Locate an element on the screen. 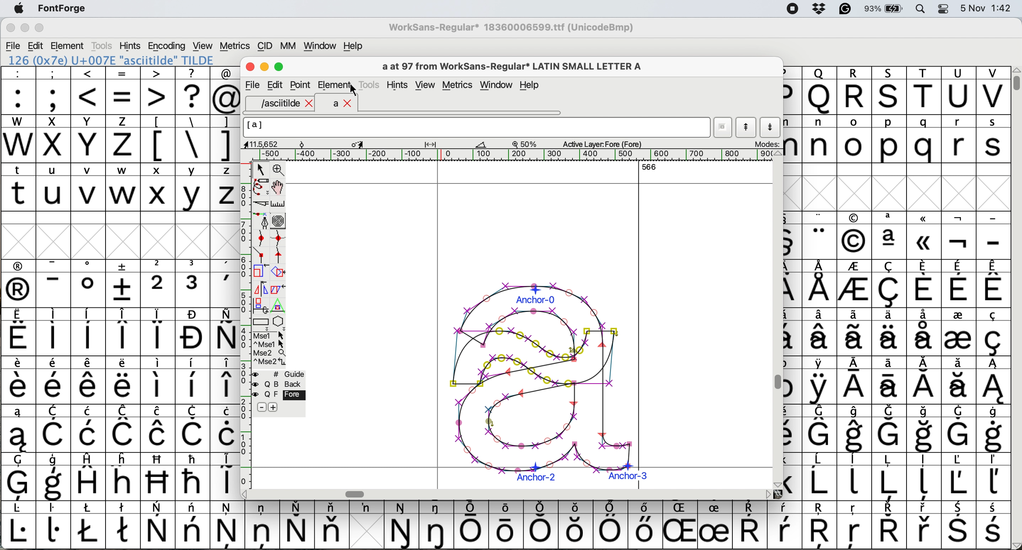 The height and width of the screenshot is (550, 1022). zoom scale is located at coordinates (527, 144).